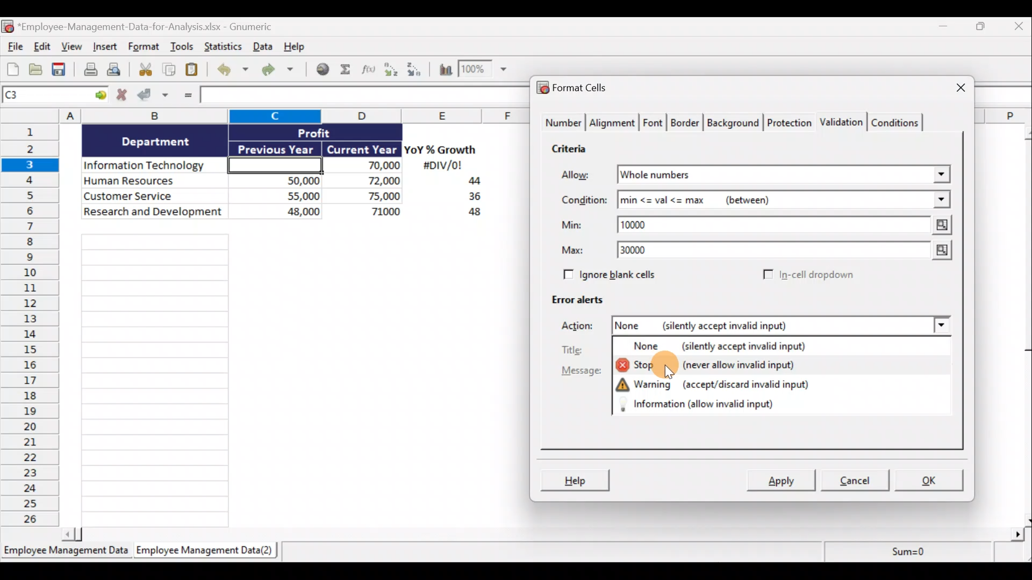 This screenshot has width=1032, height=580. What do you see at coordinates (547, 532) in the screenshot?
I see `Scroll bar` at bounding box center [547, 532].